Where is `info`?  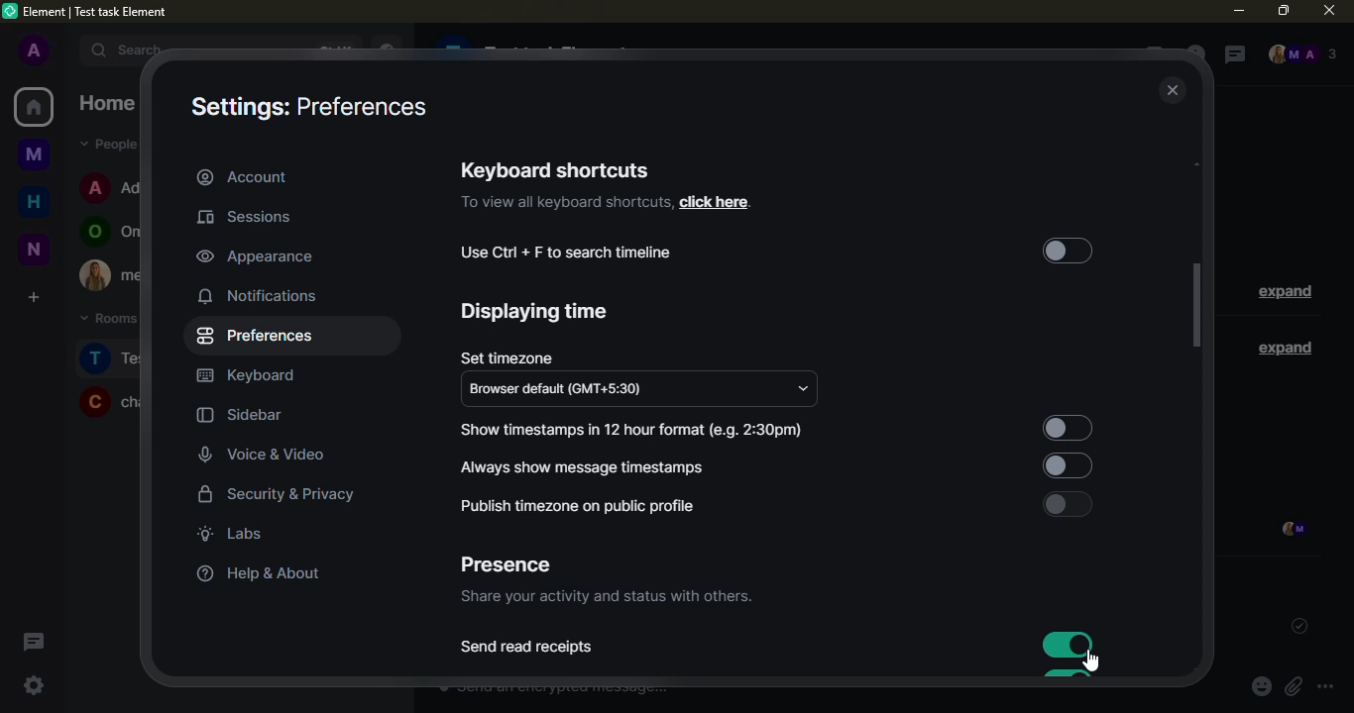 info is located at coordinates (565, 203).